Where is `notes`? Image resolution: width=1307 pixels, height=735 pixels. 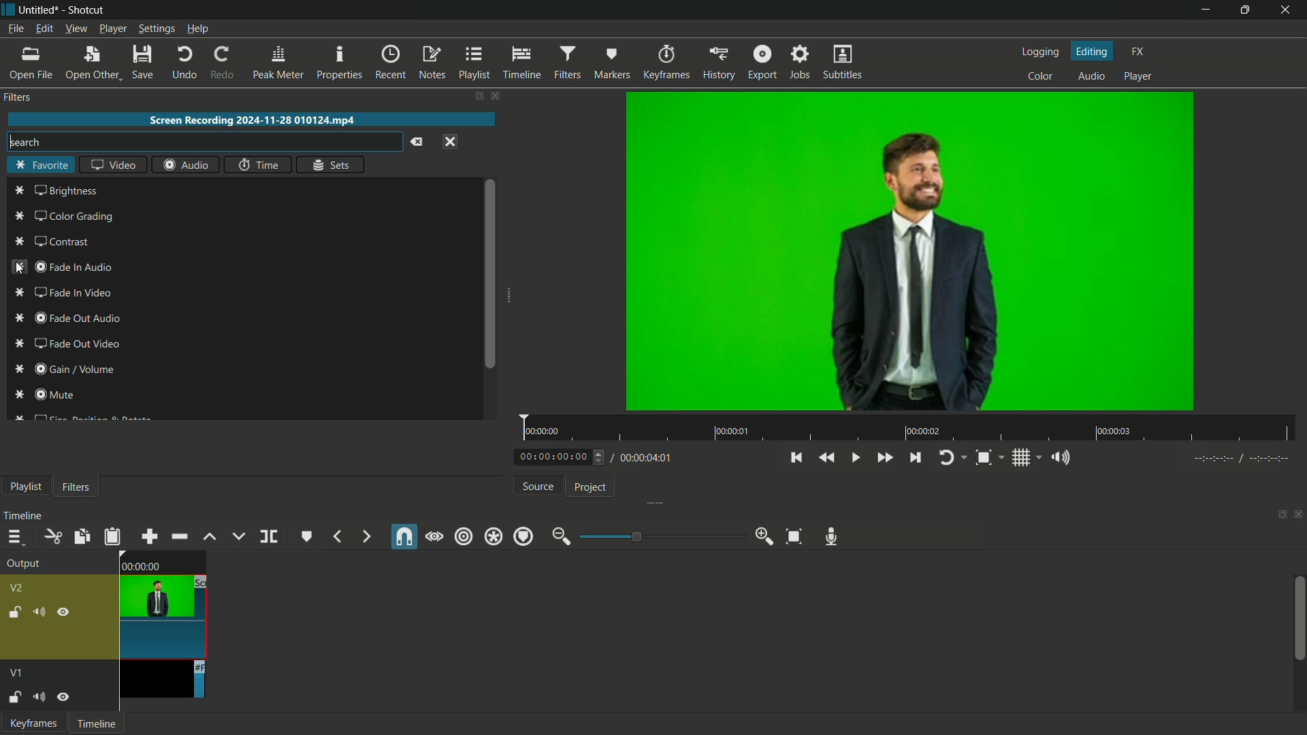
notes is located at coordinates (432, 63).